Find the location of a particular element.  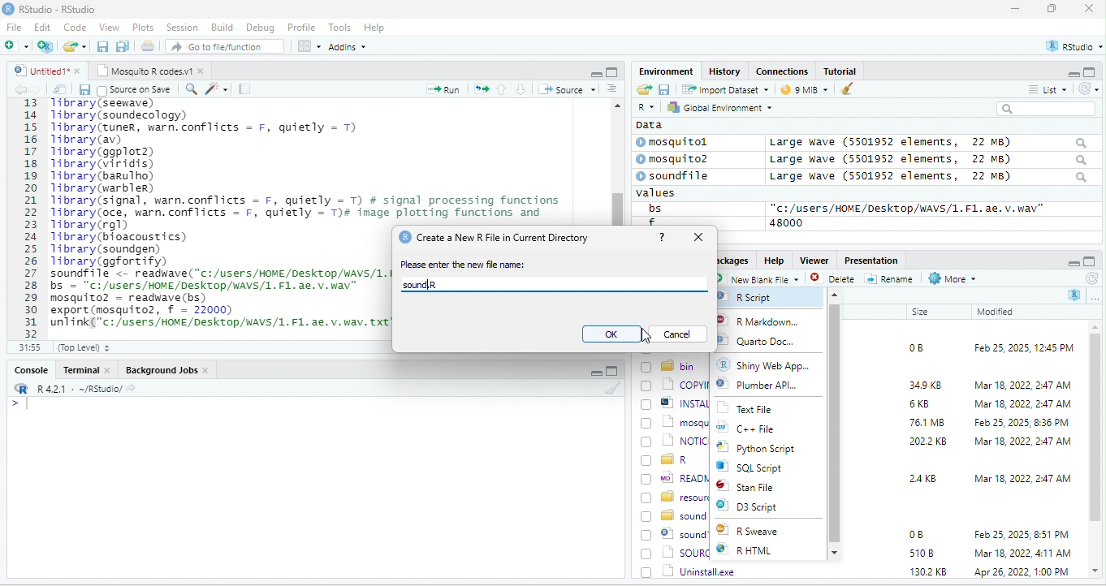

close is located at coordinates (701, 238).